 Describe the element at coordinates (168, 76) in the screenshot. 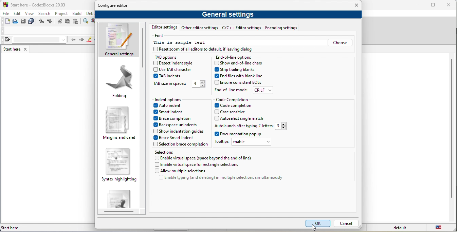

I see `tab indents` at that location.